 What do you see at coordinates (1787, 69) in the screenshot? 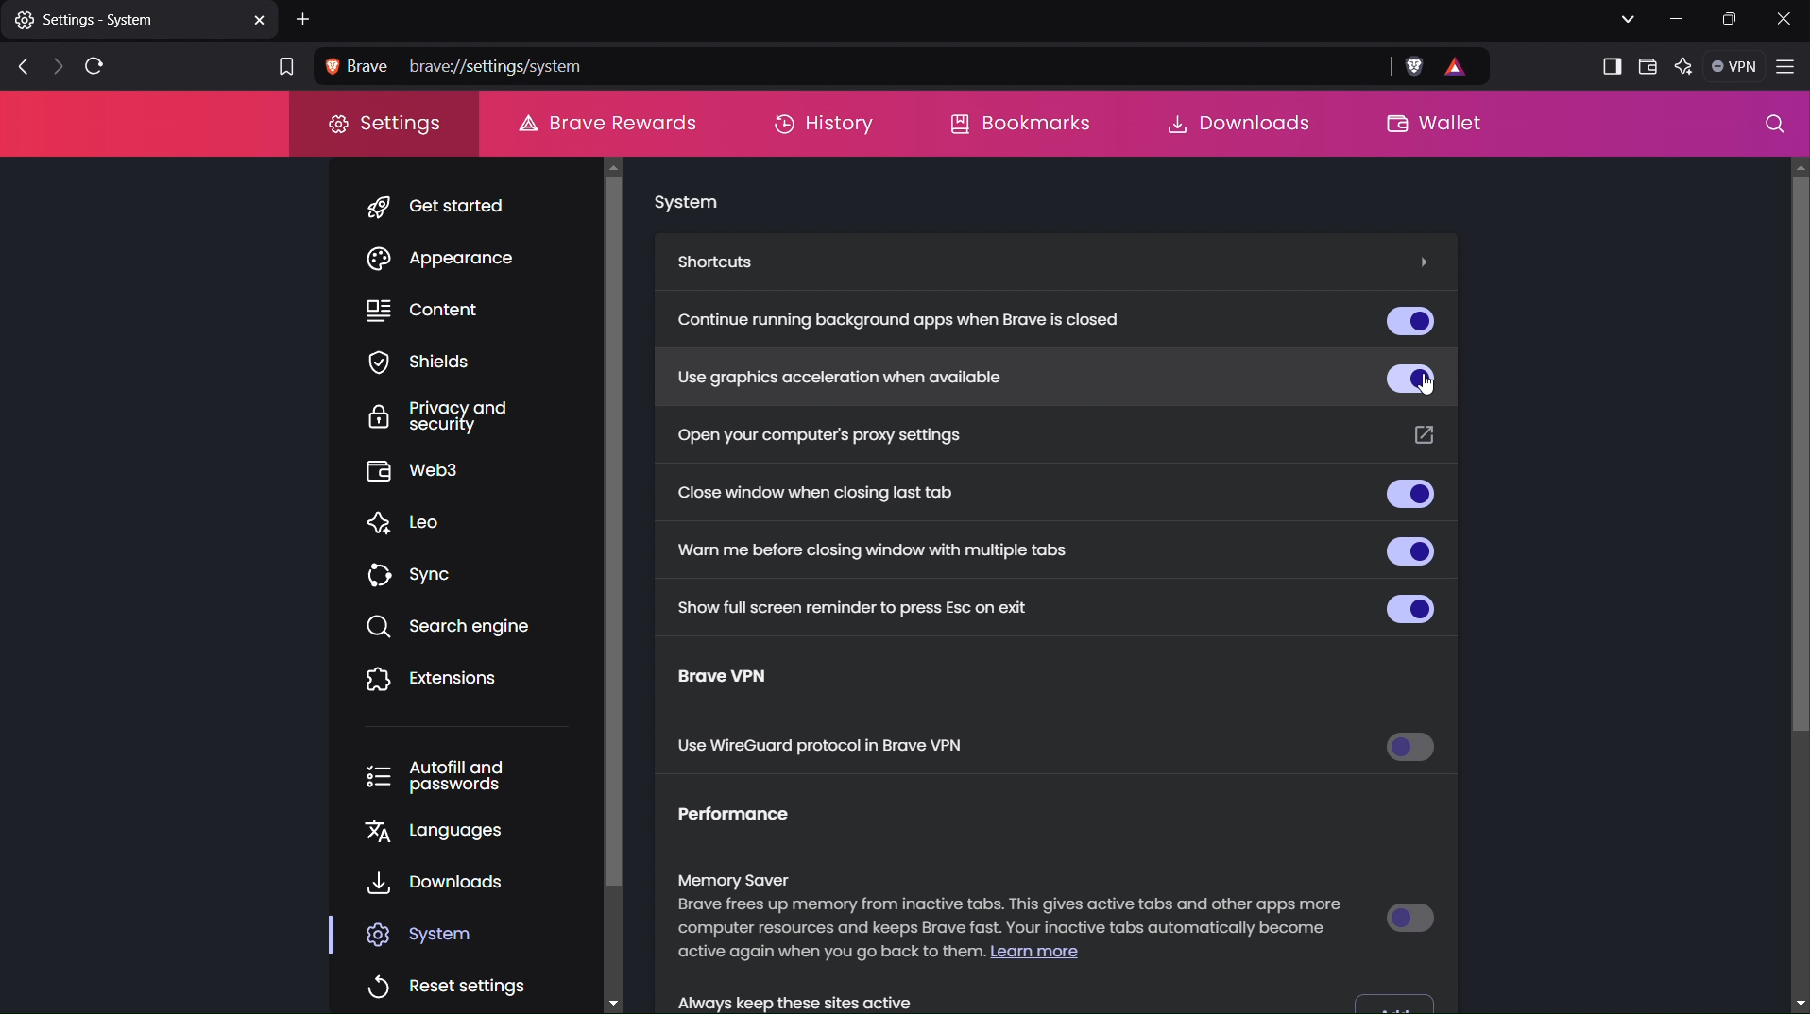
I see `Application Menu` at bounding box center [1787, 69].